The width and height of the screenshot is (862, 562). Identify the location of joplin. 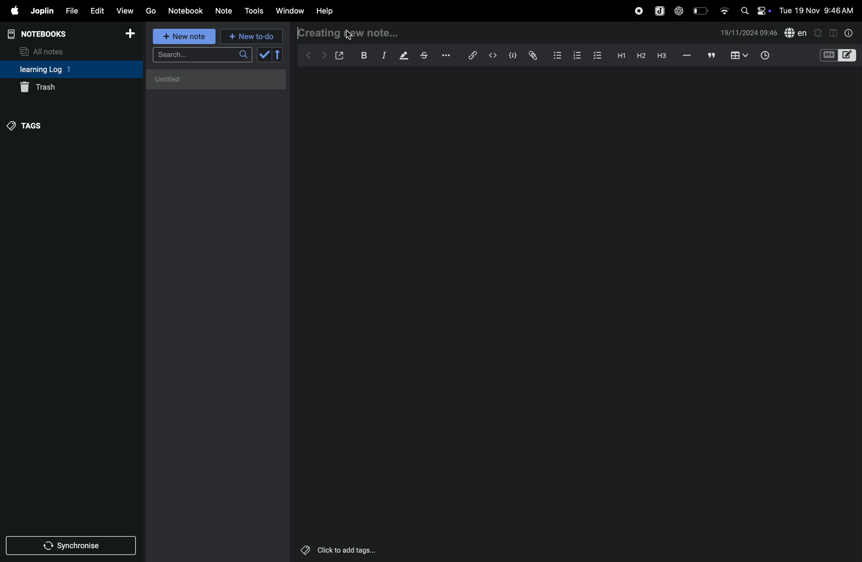
(658, 11).